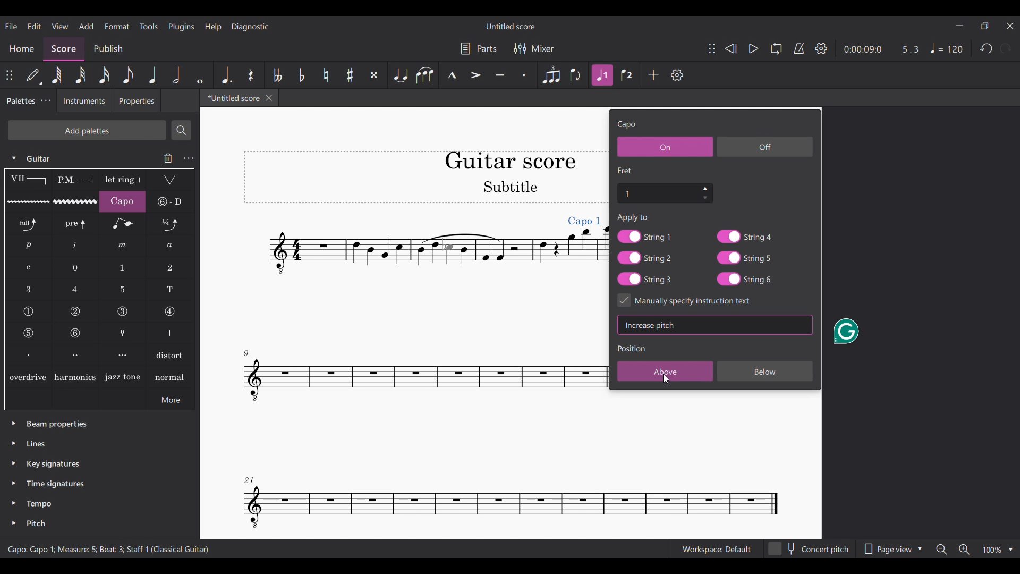  Describe the element at coordinates (250, 27) in the screenshot. I see `Diagnostic menu` at that location.